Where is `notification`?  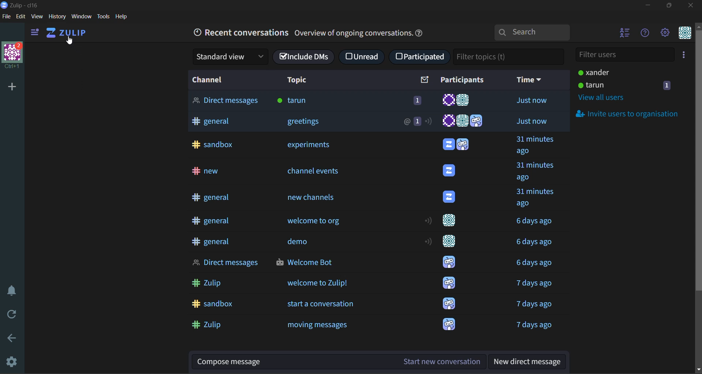
notification is located at coordinates (427, 233).